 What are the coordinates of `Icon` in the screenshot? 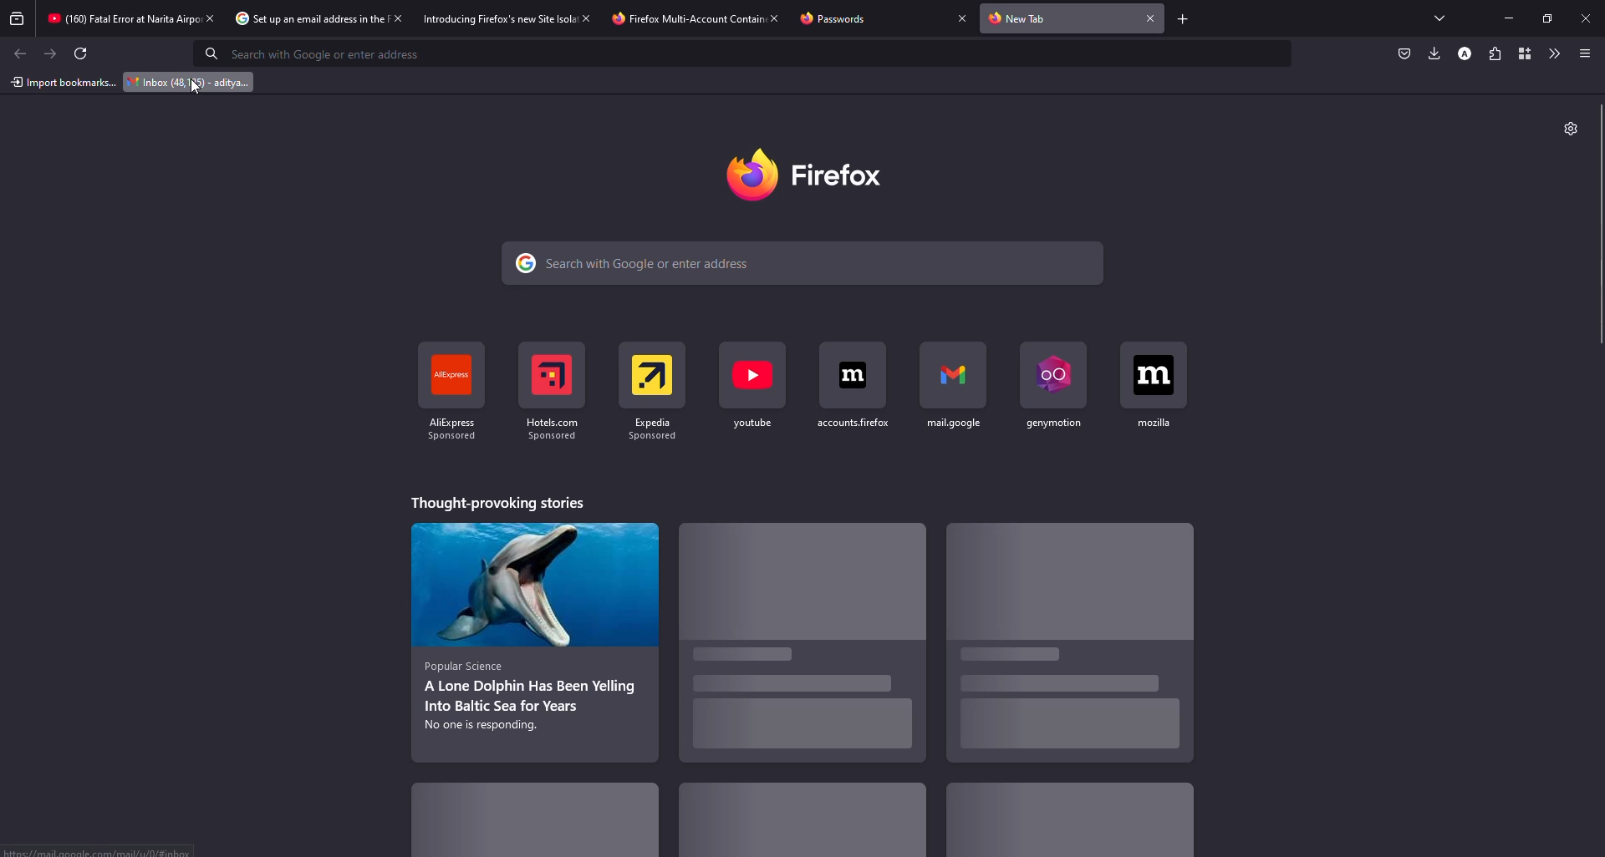 It's located at (942, 372).